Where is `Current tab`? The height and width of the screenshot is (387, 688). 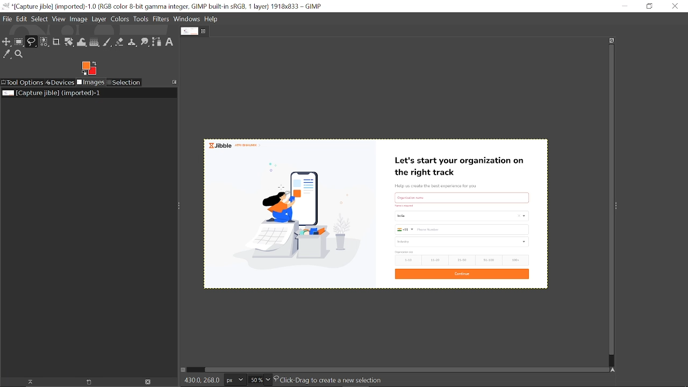
Current tab is located at coordinates (189, 31).